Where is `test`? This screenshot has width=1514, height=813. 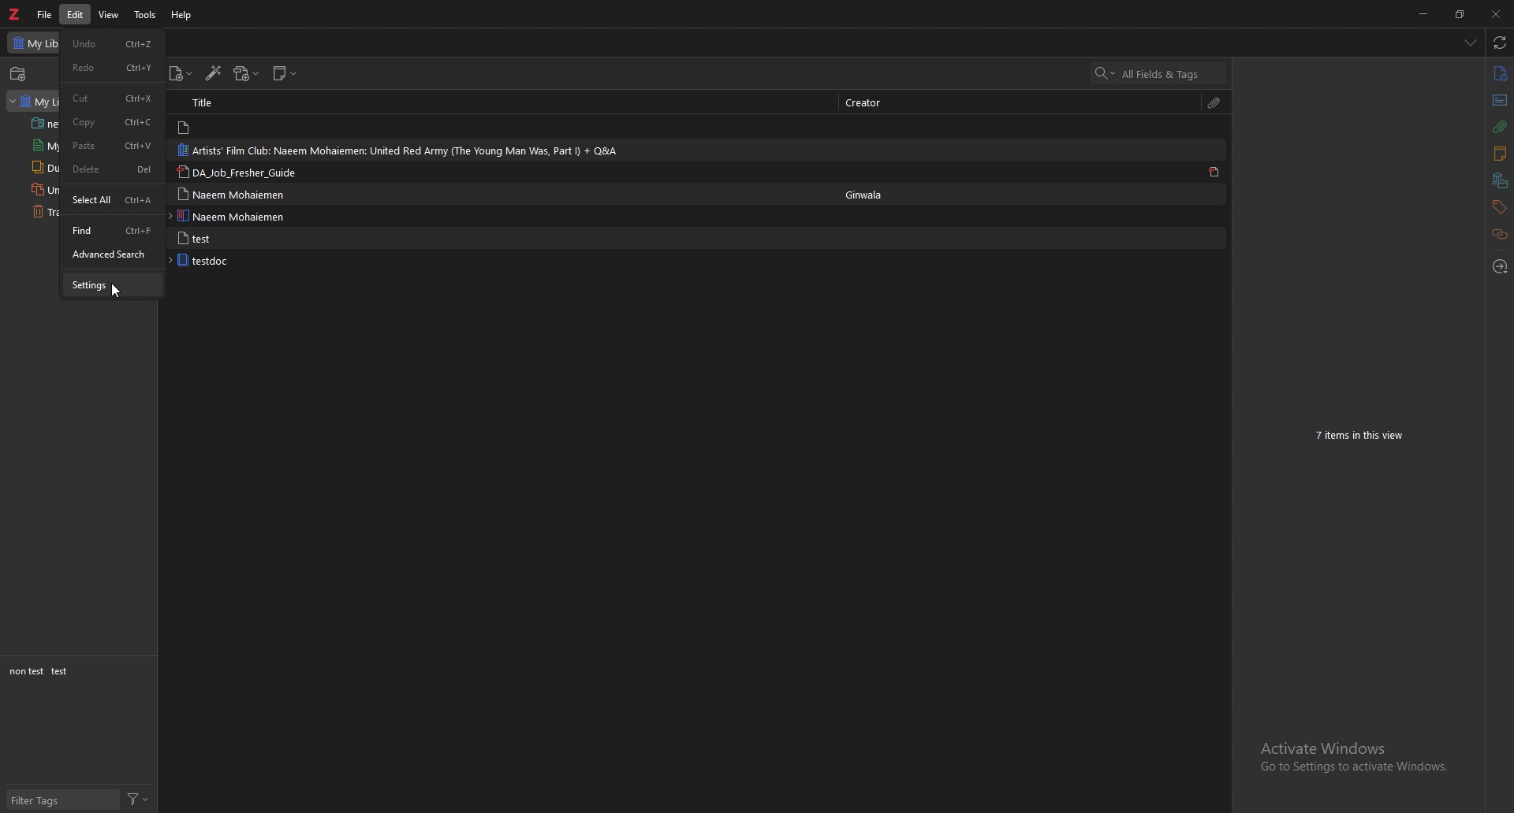 test is located at coordinates (62, 671).